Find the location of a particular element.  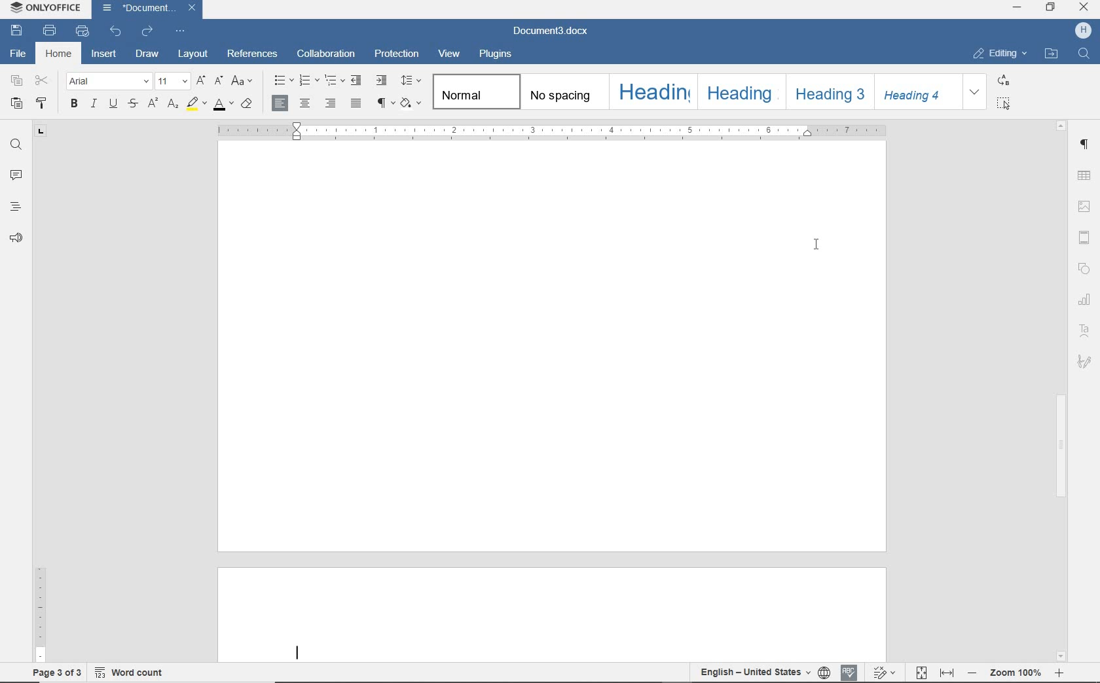

DRAW is located at coordinates (146, 55).